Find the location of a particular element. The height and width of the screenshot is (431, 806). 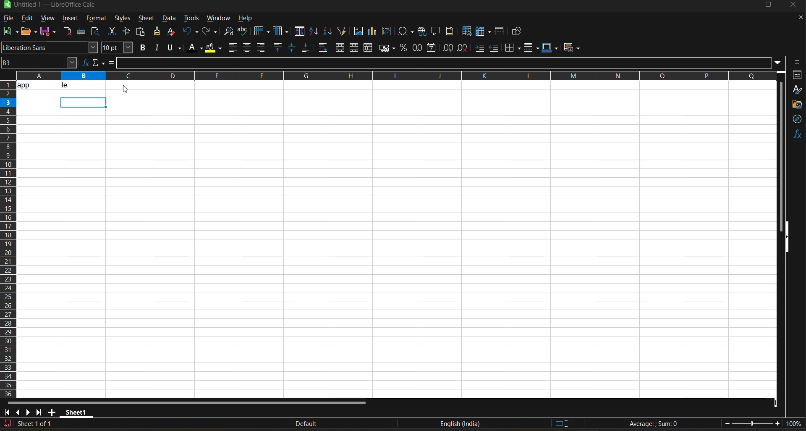

scroll to last sheet is located at coordinates (39, 412).